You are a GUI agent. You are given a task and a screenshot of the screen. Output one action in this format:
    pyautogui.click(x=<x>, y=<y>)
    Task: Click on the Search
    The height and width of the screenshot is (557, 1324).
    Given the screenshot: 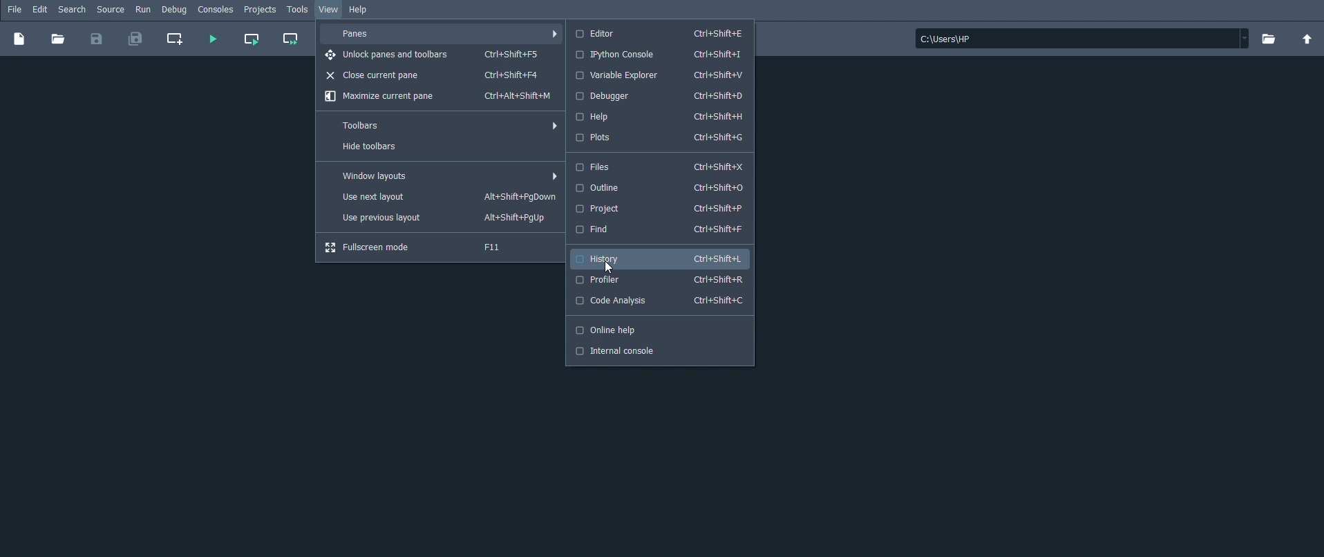 What is the action you would take?
    pyautogui.click(x=73, y=10)
    